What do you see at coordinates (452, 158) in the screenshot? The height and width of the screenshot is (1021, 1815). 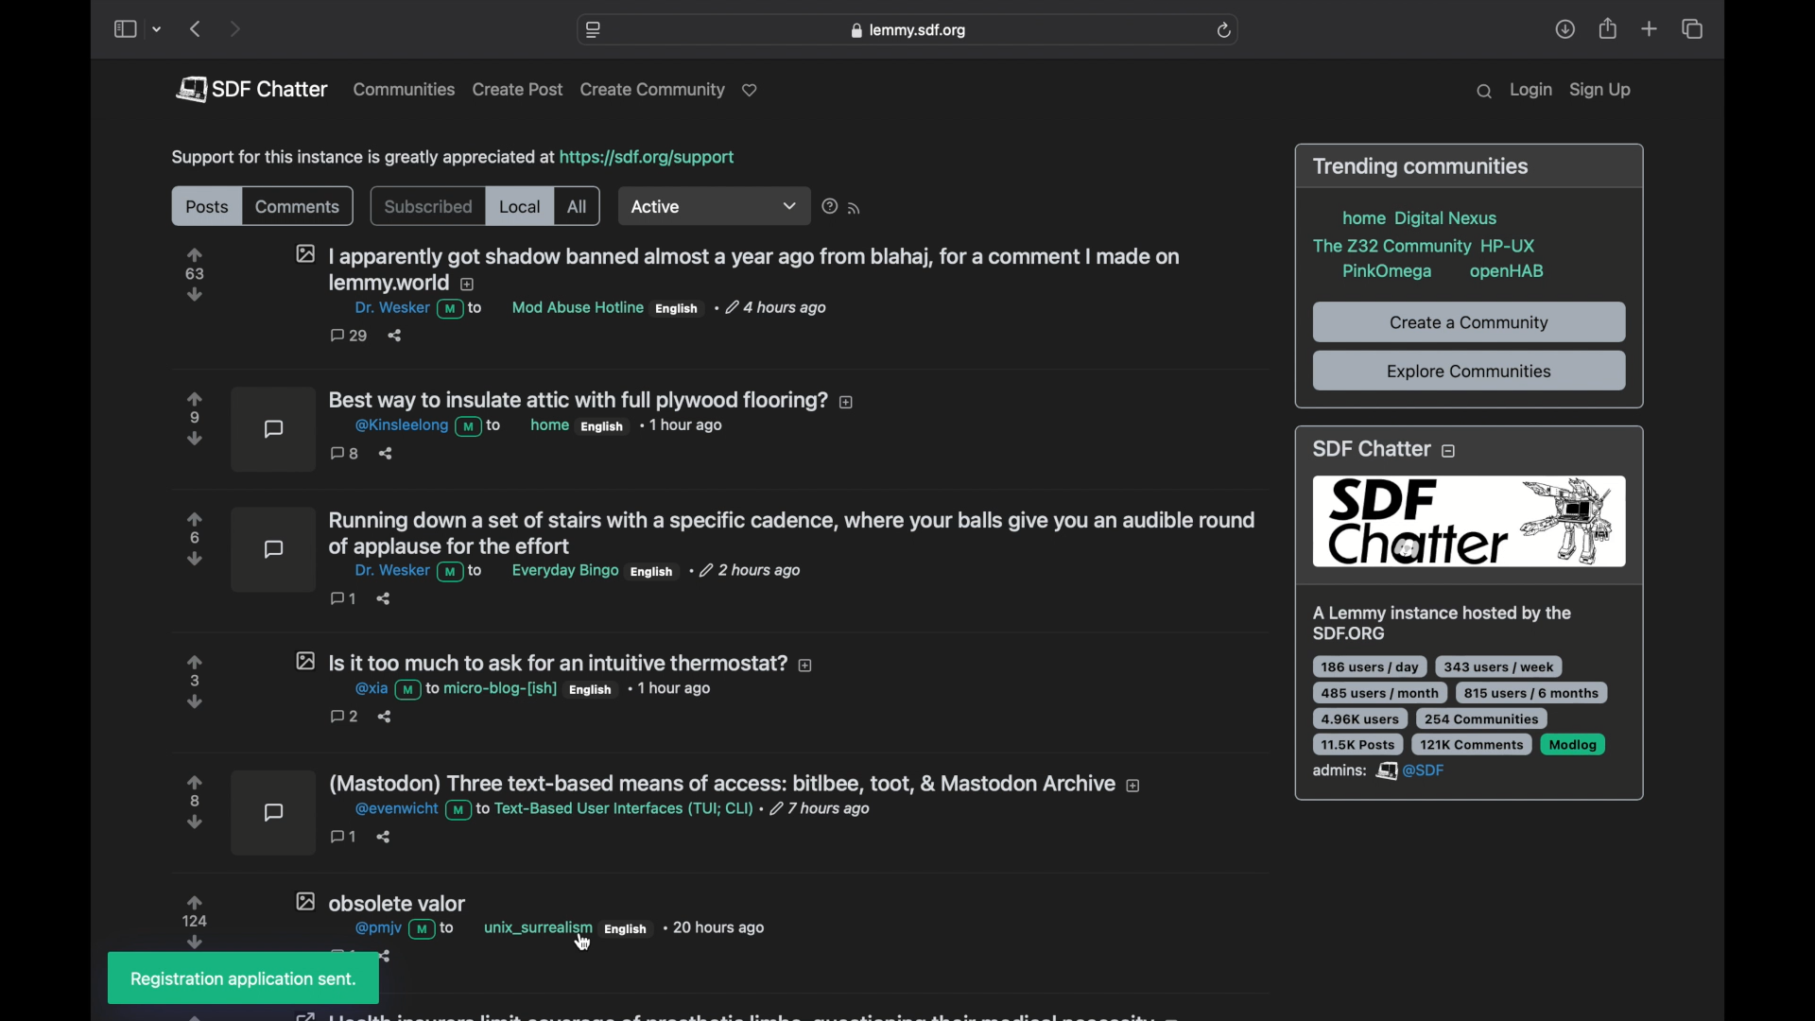 I see `info` at bounding box center [452, 158].